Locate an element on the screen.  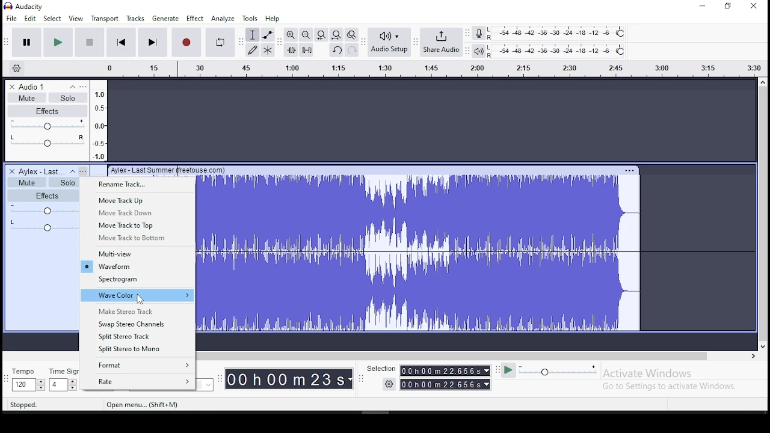
L is located at coordinates (491, 30).